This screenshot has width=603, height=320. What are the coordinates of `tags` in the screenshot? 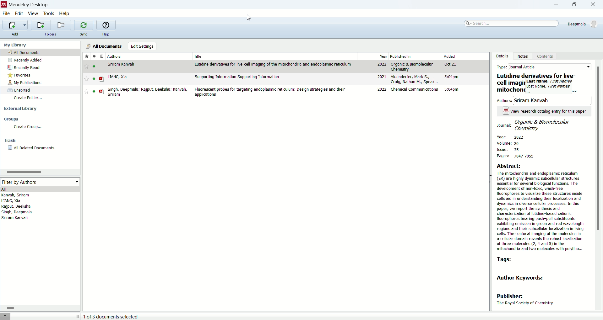 It's located at (505, 260).